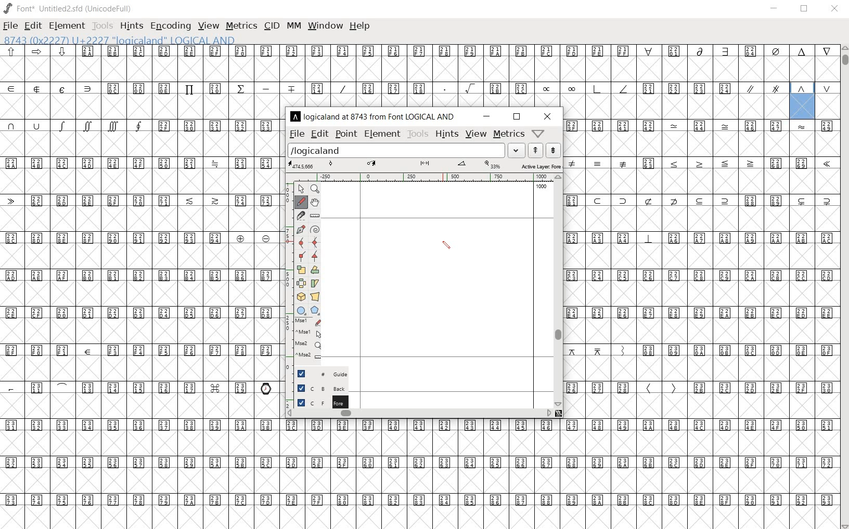 Image resolution: width=849 pixels, height=529 pixels. Describe the element at coordinates (547, 116) in the screenshot. I see `close` at that location.